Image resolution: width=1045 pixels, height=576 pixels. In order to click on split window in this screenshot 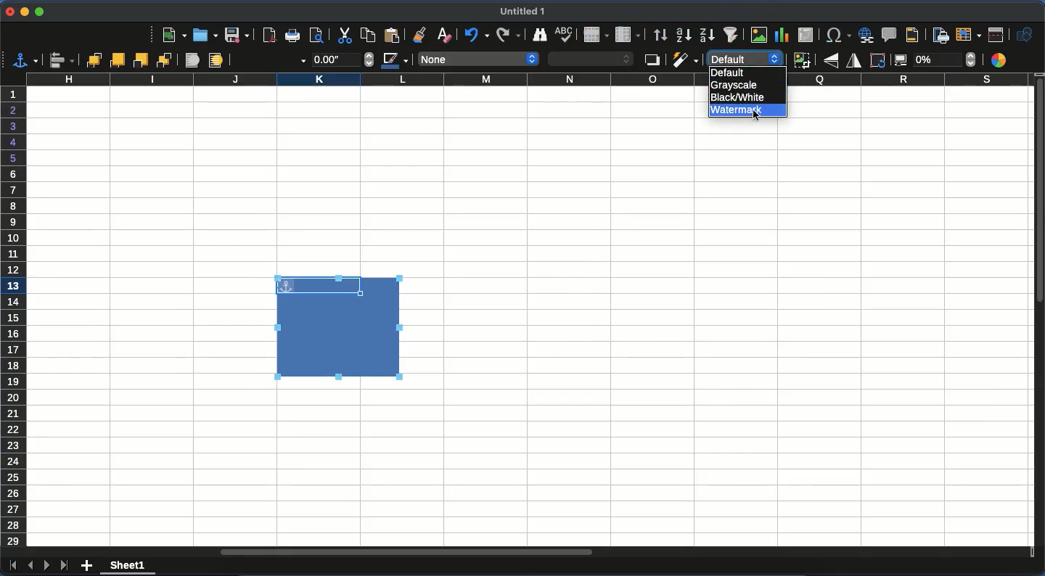, I will do `click(996, 36)`.